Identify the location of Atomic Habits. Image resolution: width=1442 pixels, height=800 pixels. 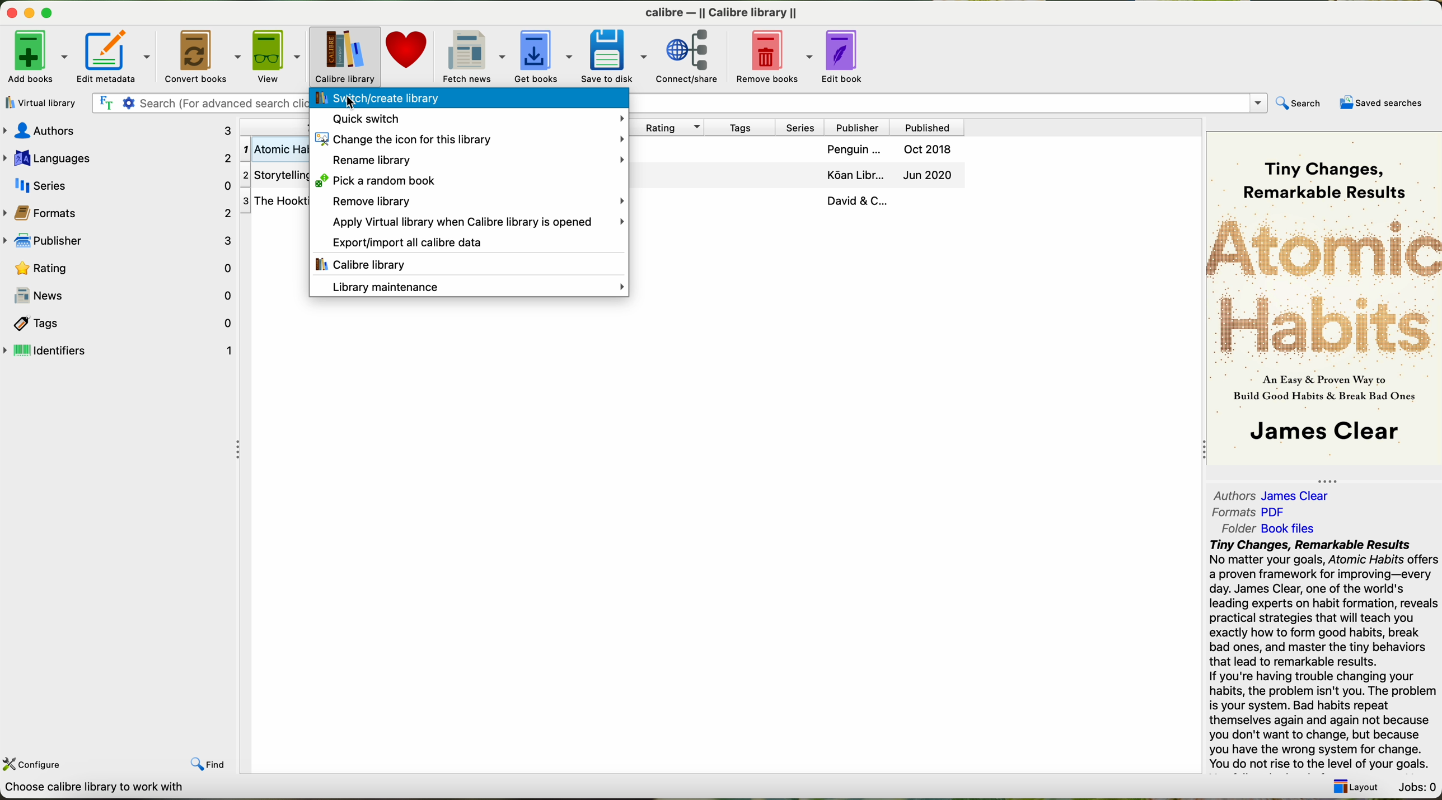
(1325, 285).